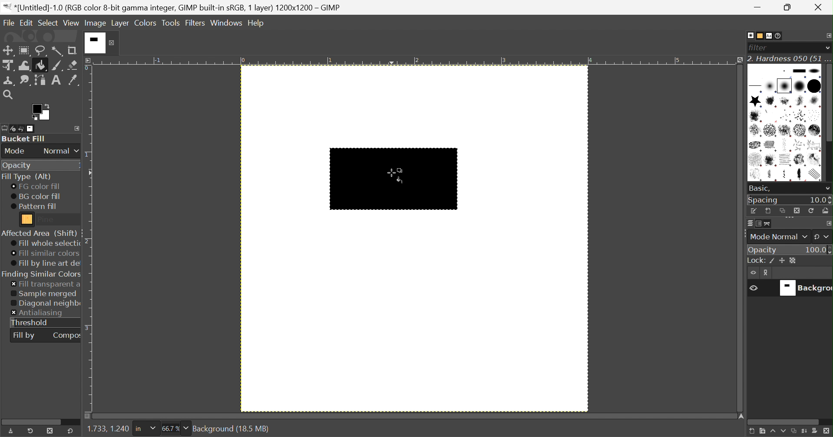 The height and width of the screenshot is (437, 833). What do you see at coordinates (755, 101) in the screenshot?
I see `Star` at bounding box center [755, 101].